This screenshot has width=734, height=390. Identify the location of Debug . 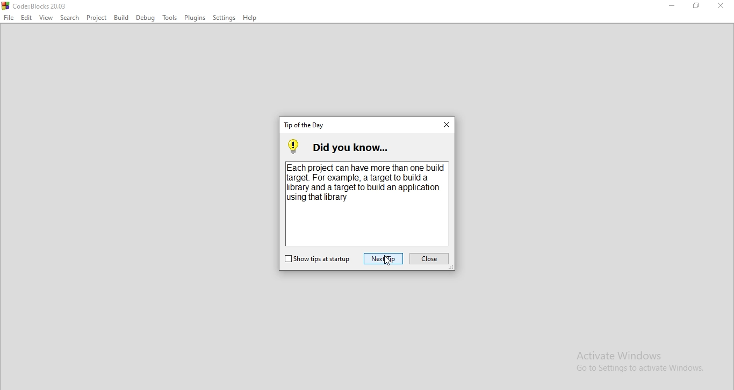
(147, 17).